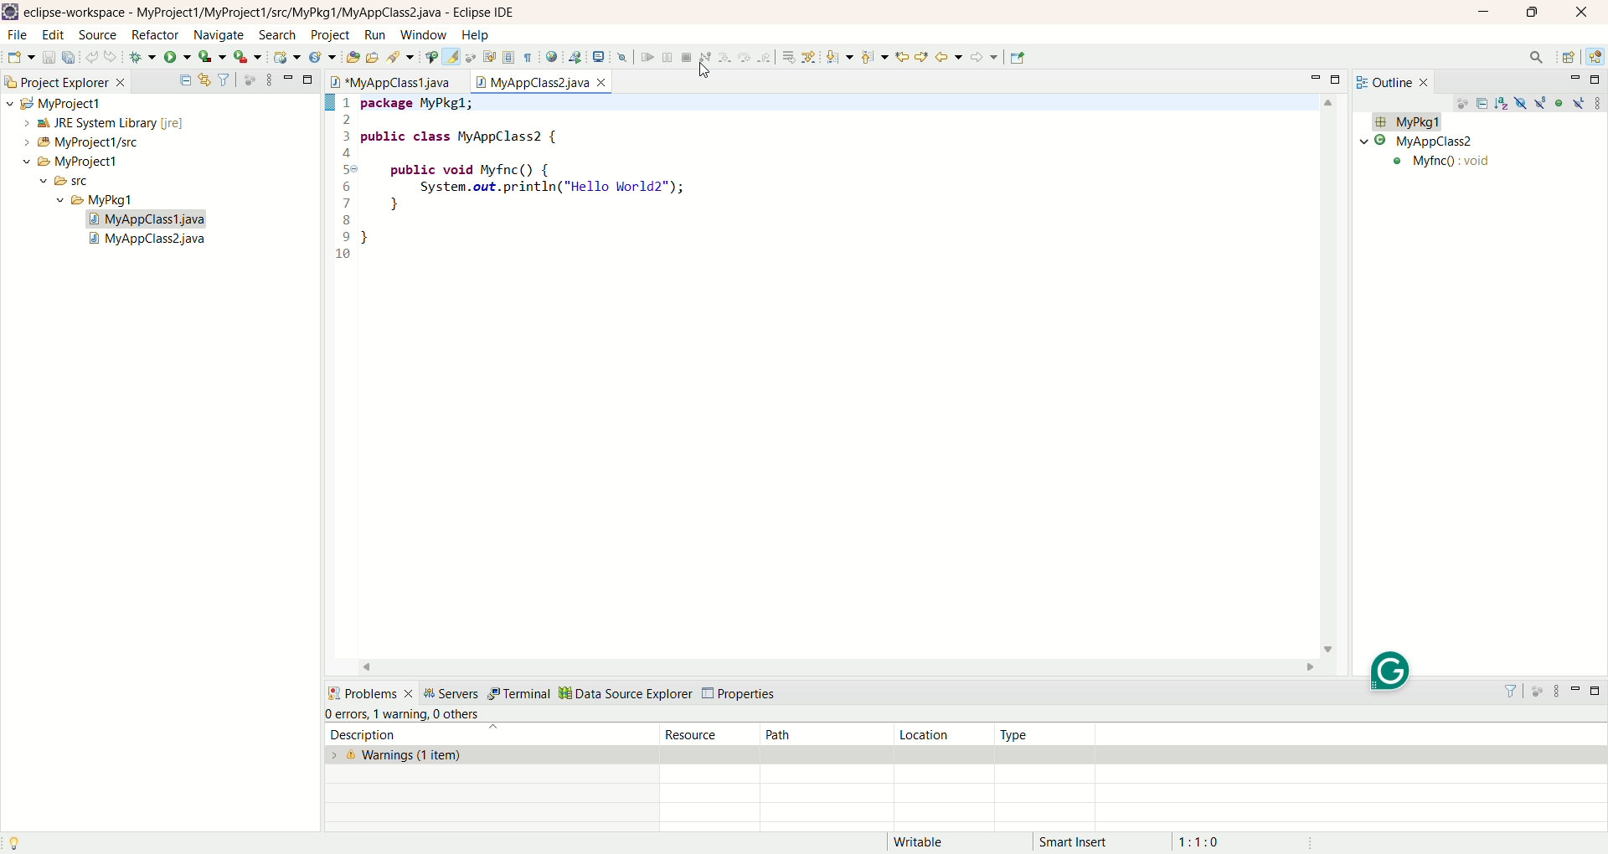 The image size is (1608, 854). I want to click on skip the breakpoints, so click(623, 59).